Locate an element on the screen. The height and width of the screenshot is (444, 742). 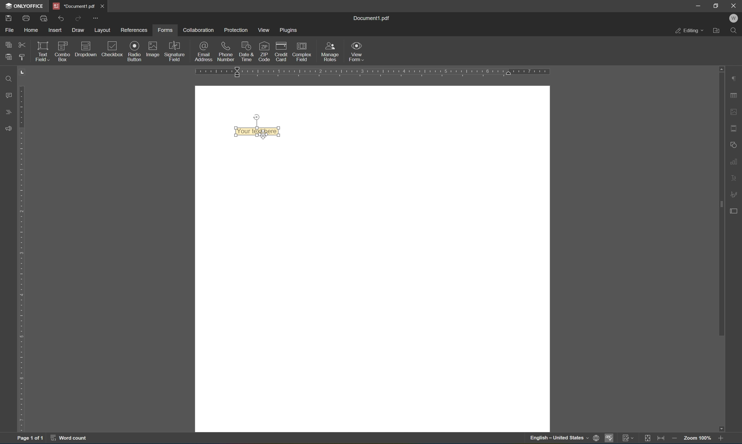
file is located at coordinates (8, 30).